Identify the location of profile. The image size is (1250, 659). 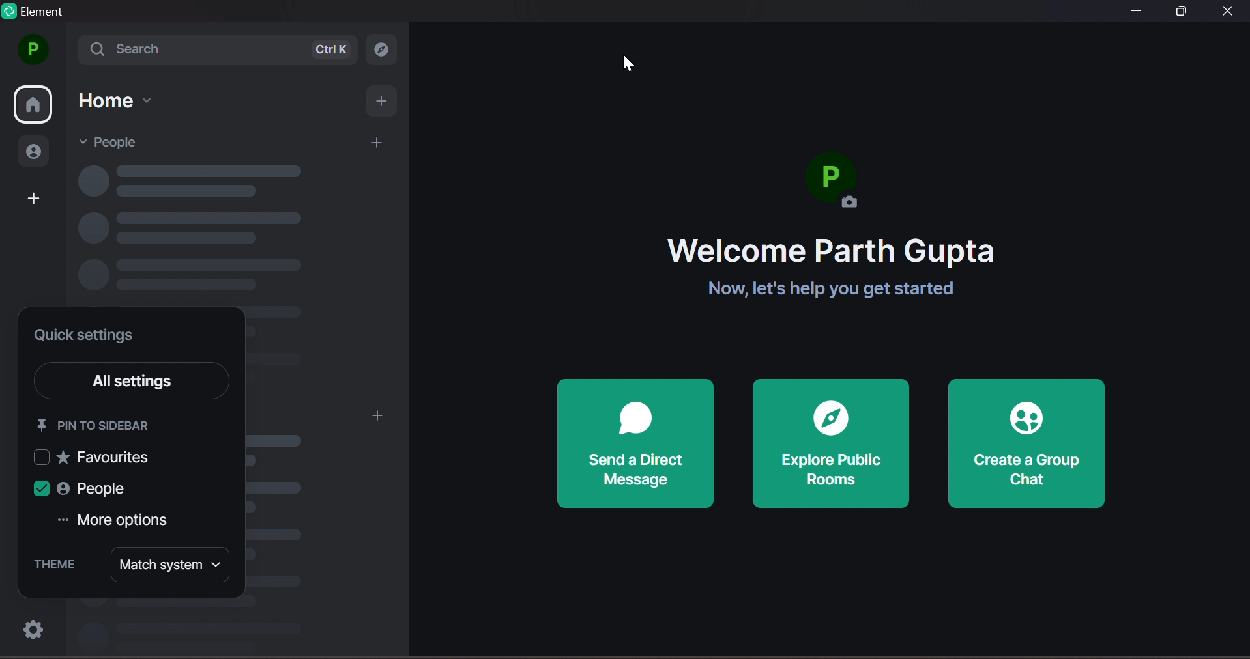
(32, 49).